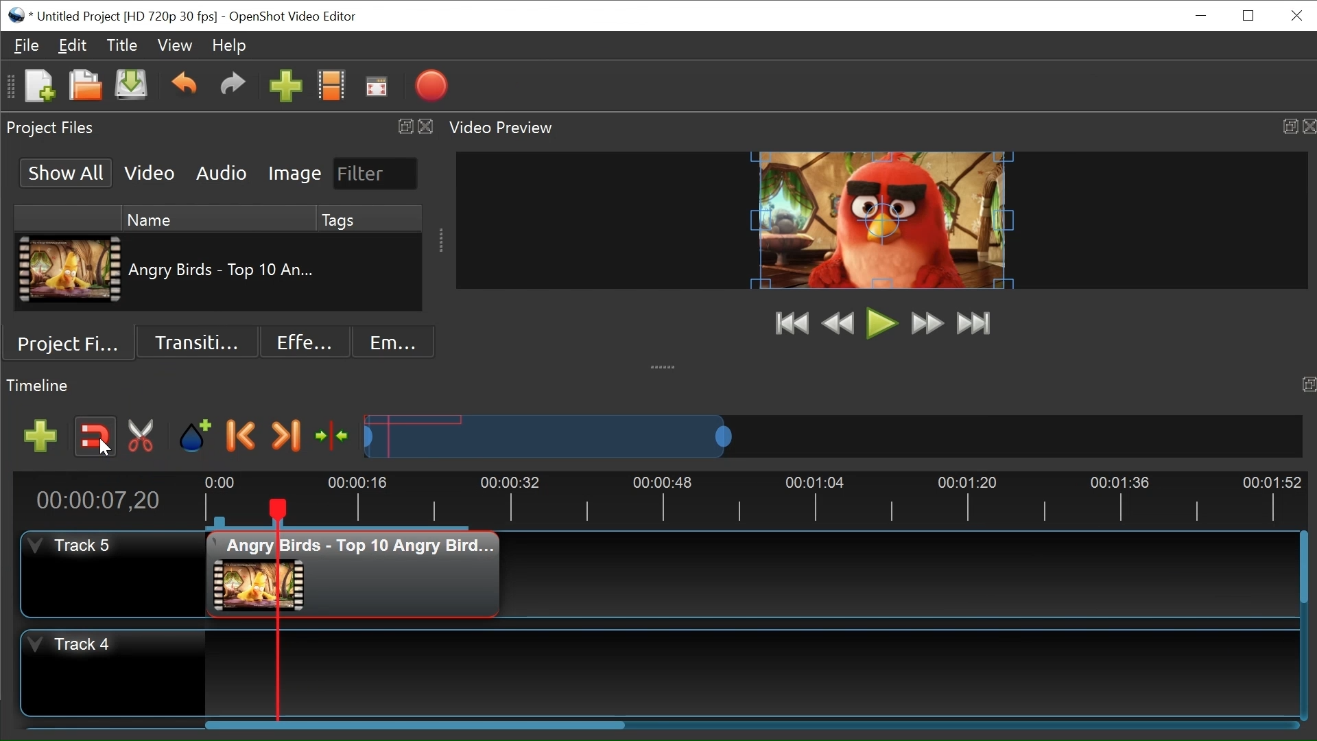  Describe the element at coordinates (838, 322) in the screenshot. I see `Preview` at that location.